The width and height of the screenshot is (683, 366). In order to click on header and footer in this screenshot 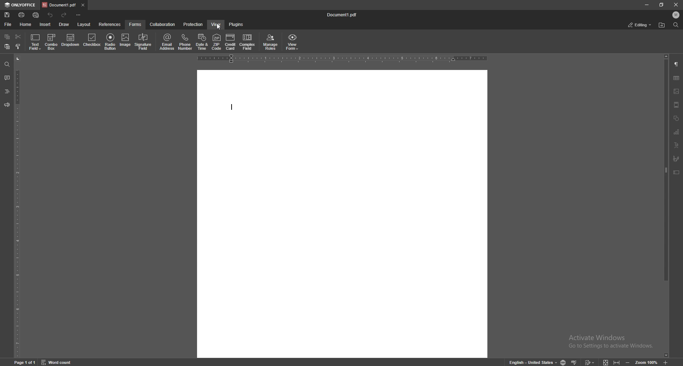, I will do `click(676, 105)`.